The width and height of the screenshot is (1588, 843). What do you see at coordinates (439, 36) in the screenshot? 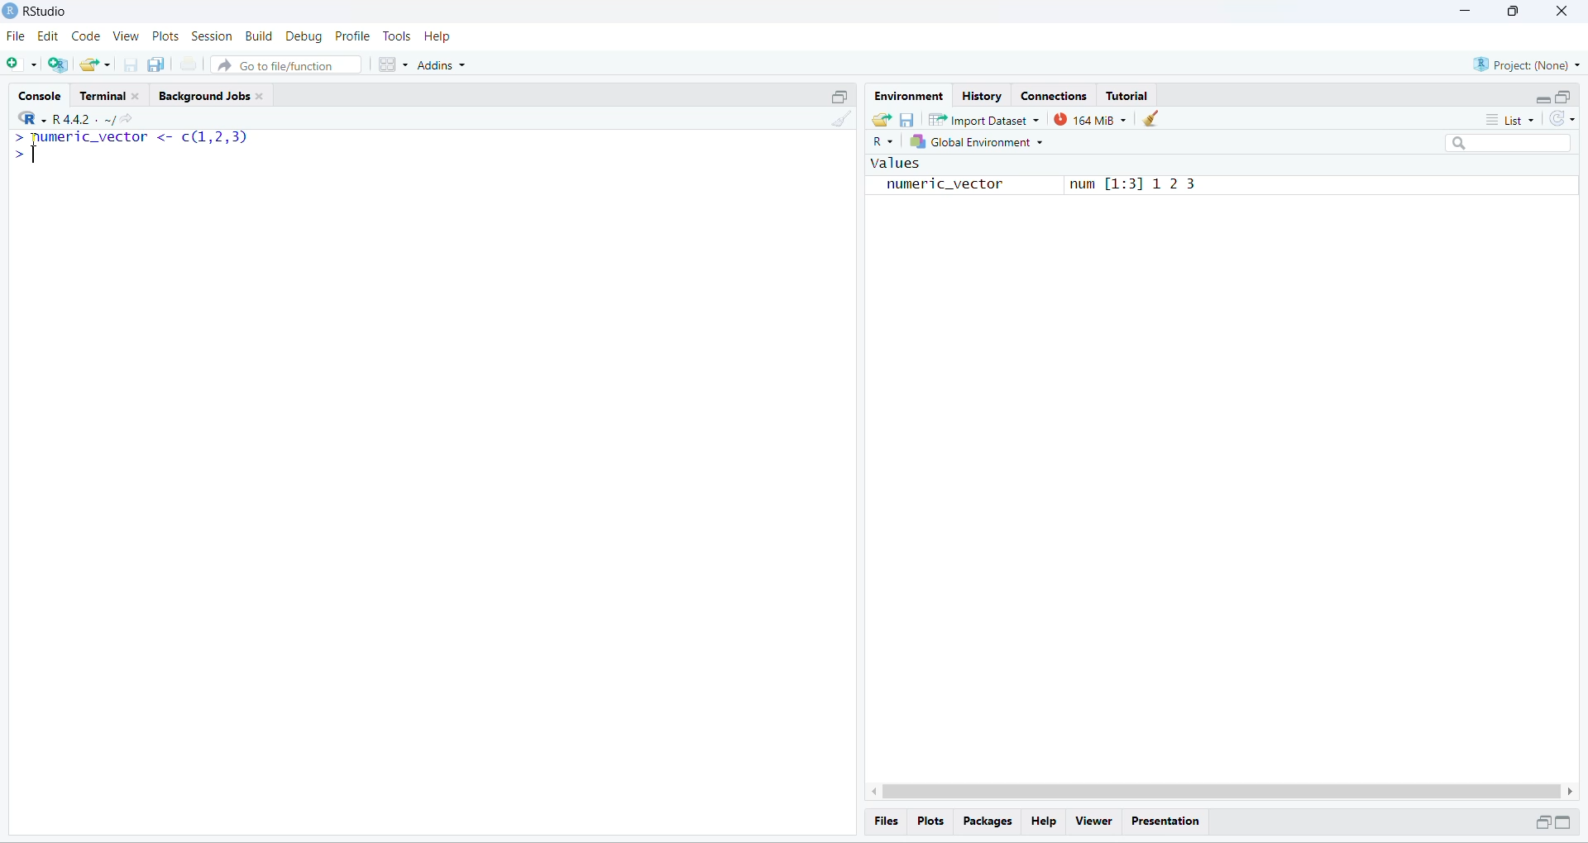
I see `Help` at bounding box center [439, 36].